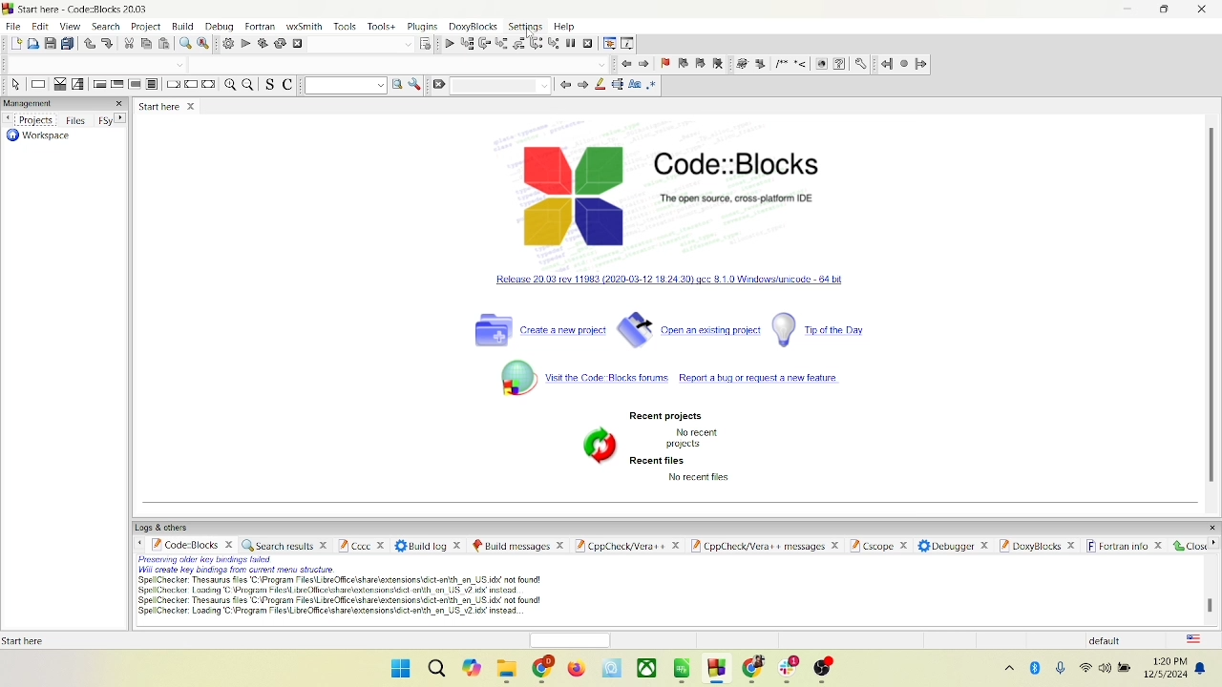 This screenshot has height=687, width=1222. What do you see at coordinates (525, 27) in the screenshot?
I see `setting` at bounding box center [525, 27].